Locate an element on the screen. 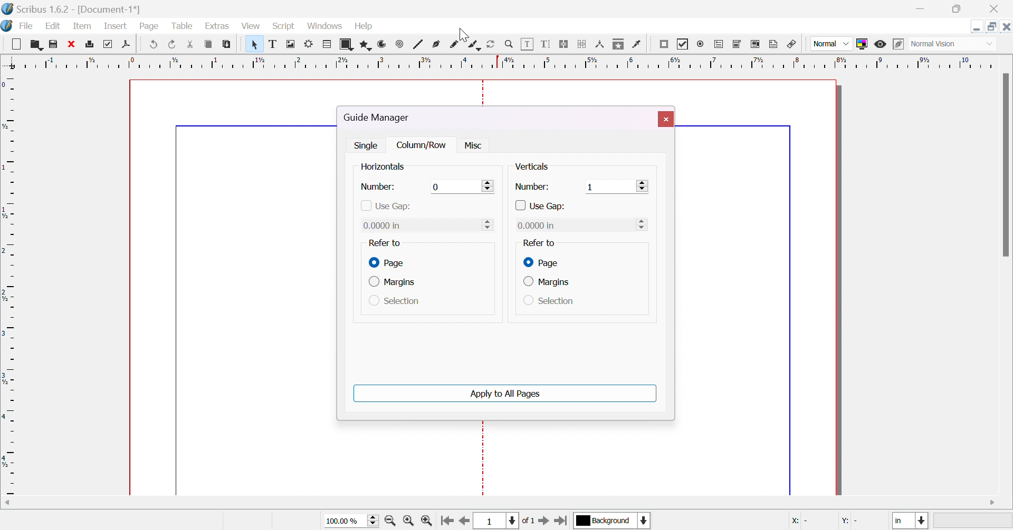 This screenshot has width=1013, height=530. windows is located at coordinates (323, 26).